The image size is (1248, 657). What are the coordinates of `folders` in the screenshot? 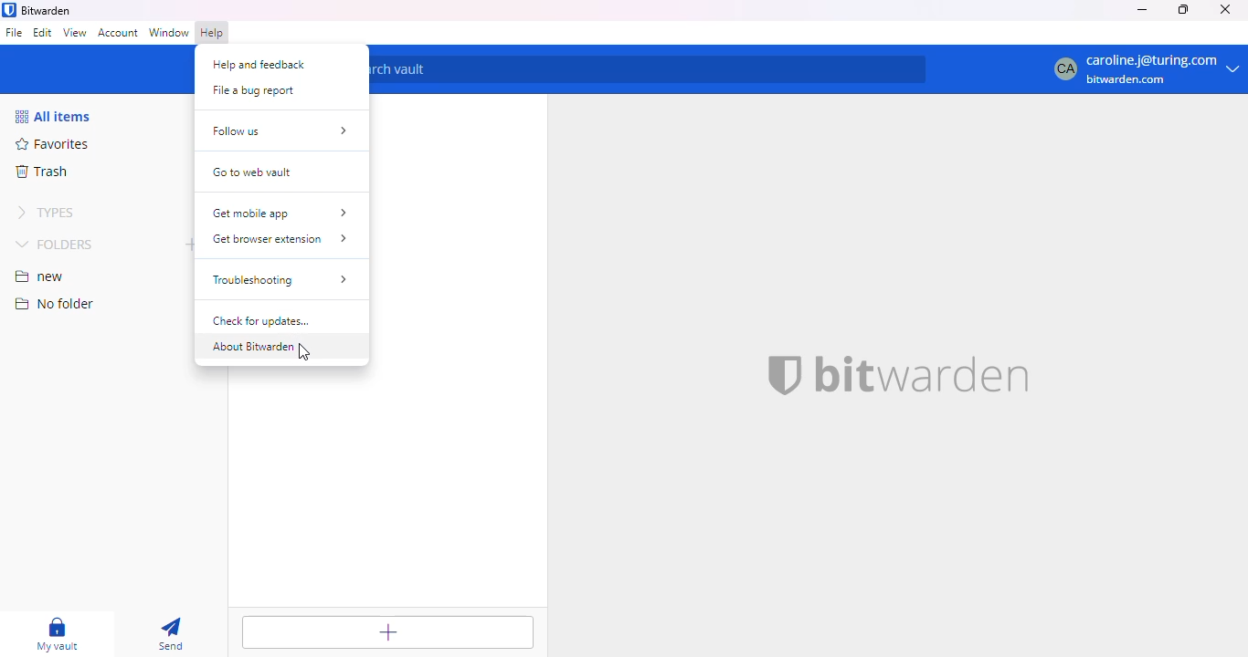 It's located at (55, 244).